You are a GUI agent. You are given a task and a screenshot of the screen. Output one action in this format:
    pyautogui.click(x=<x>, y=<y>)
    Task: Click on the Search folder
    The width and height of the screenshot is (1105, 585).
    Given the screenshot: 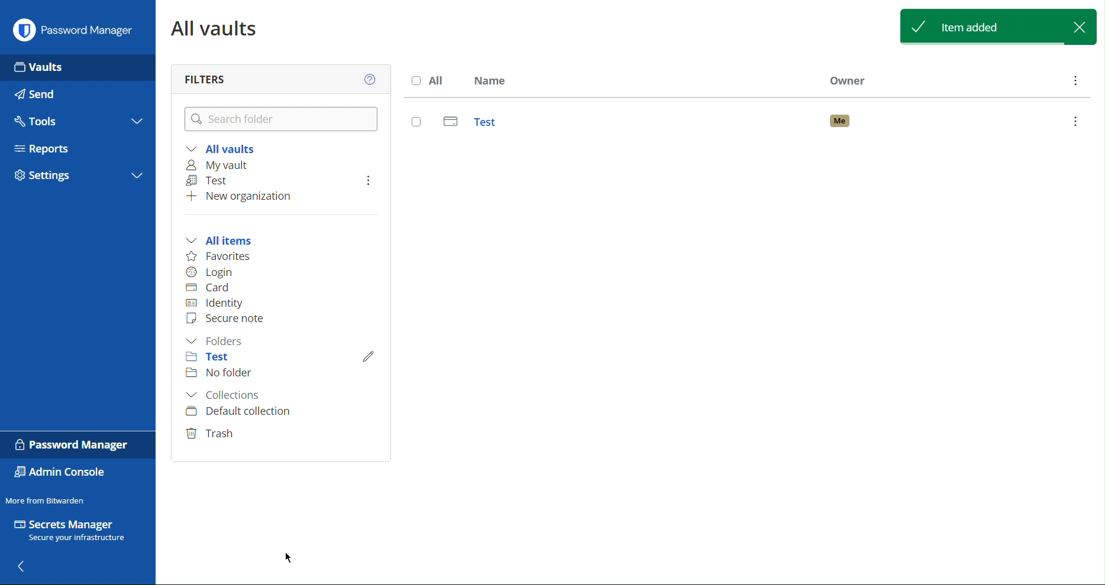 What is the action you would take?
    pyautogui.click(x=281, y=118)
    